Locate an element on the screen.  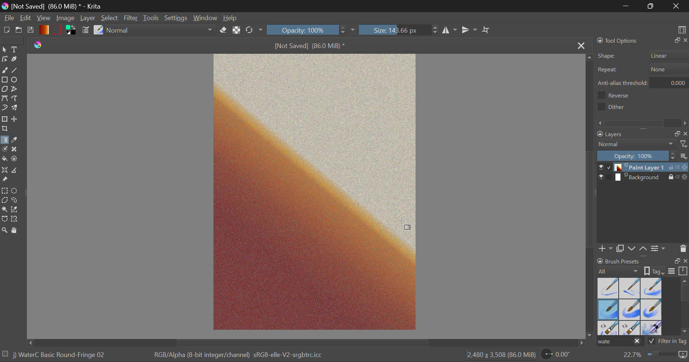
move left is located at coordinates (29, 342).